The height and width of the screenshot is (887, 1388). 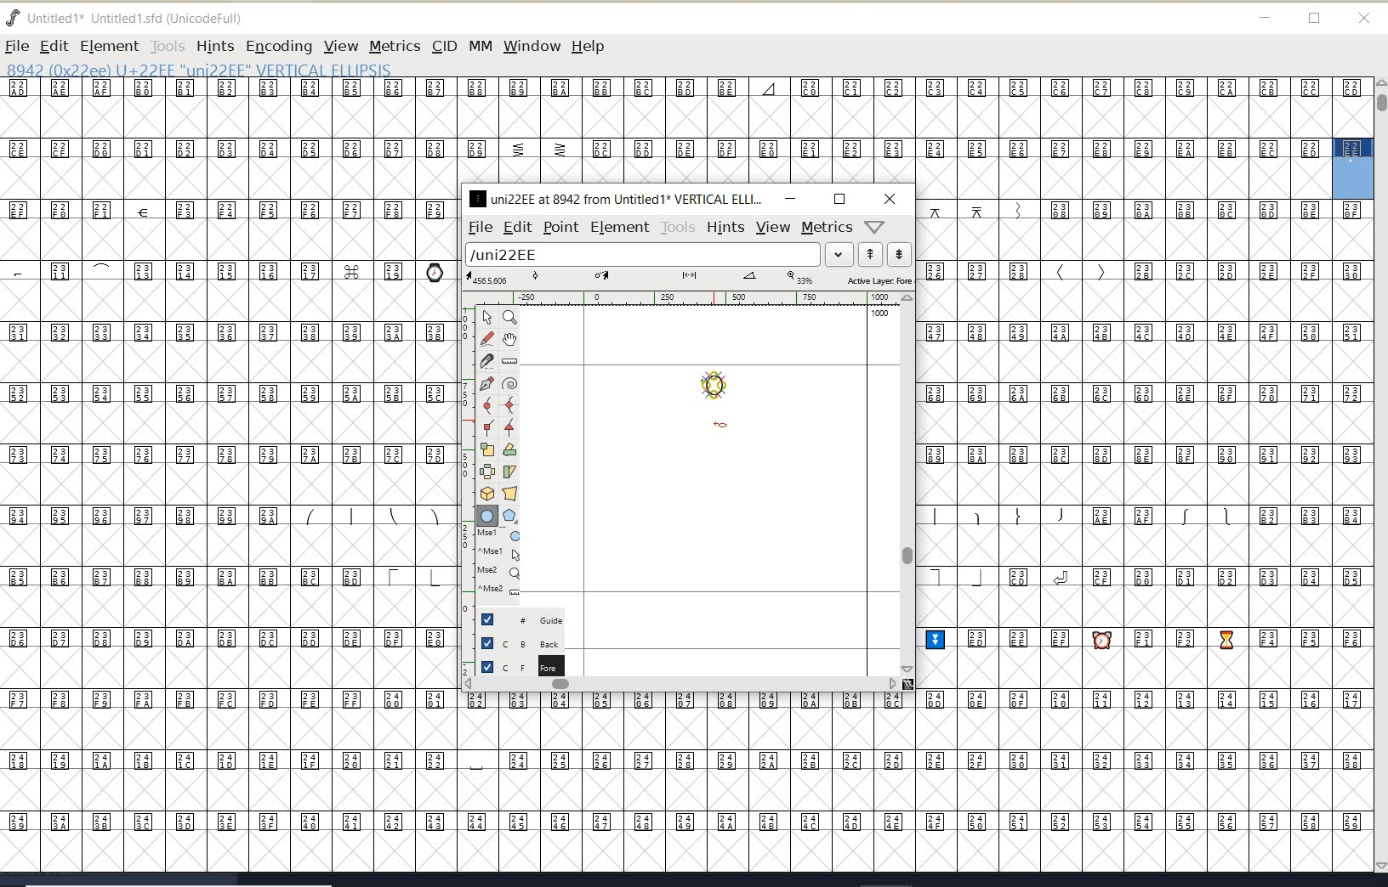 What do you see at coordinates (690, 280) in the screenshot?
I see `active layer` at bounding box center [690, 280].